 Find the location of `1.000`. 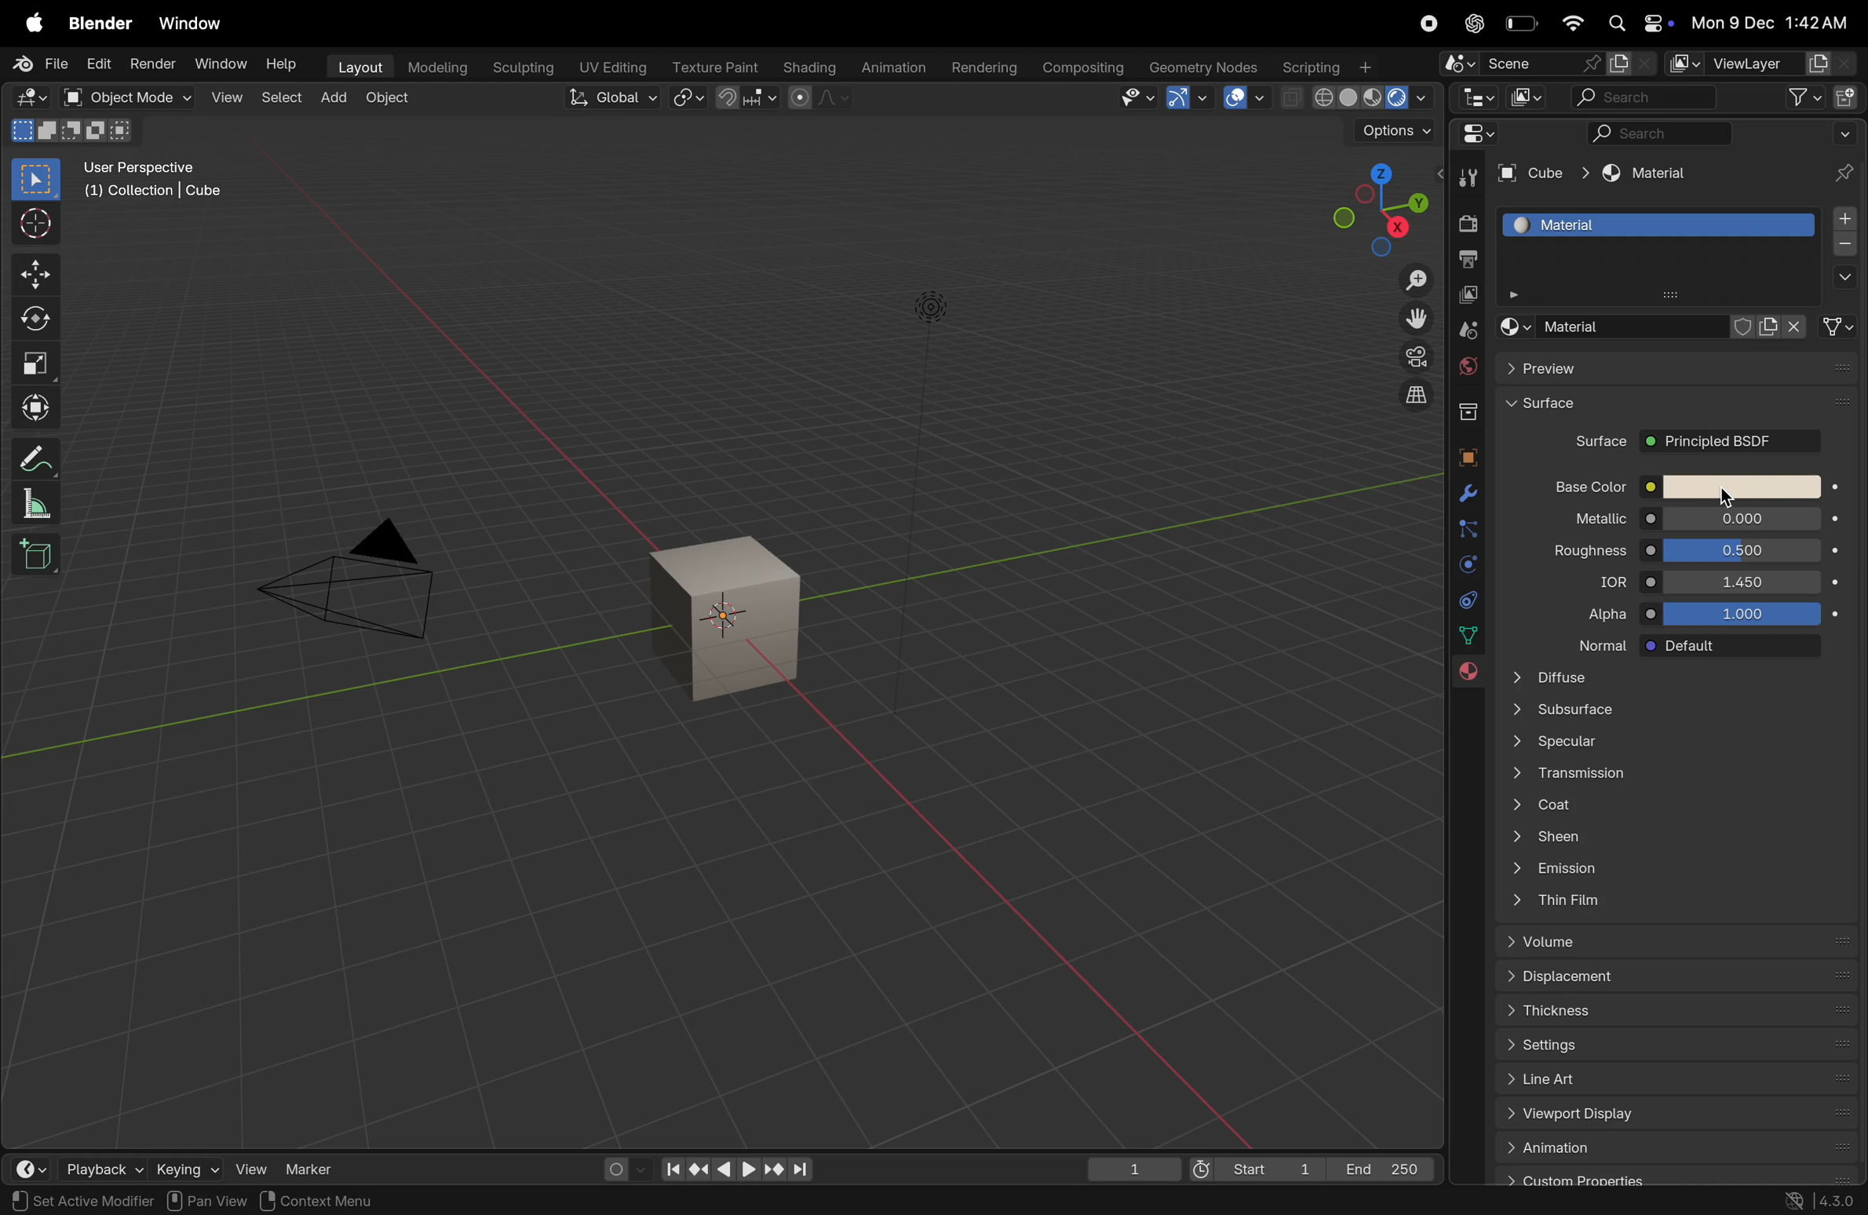

1.000 is located at coordinates (1748, 615).